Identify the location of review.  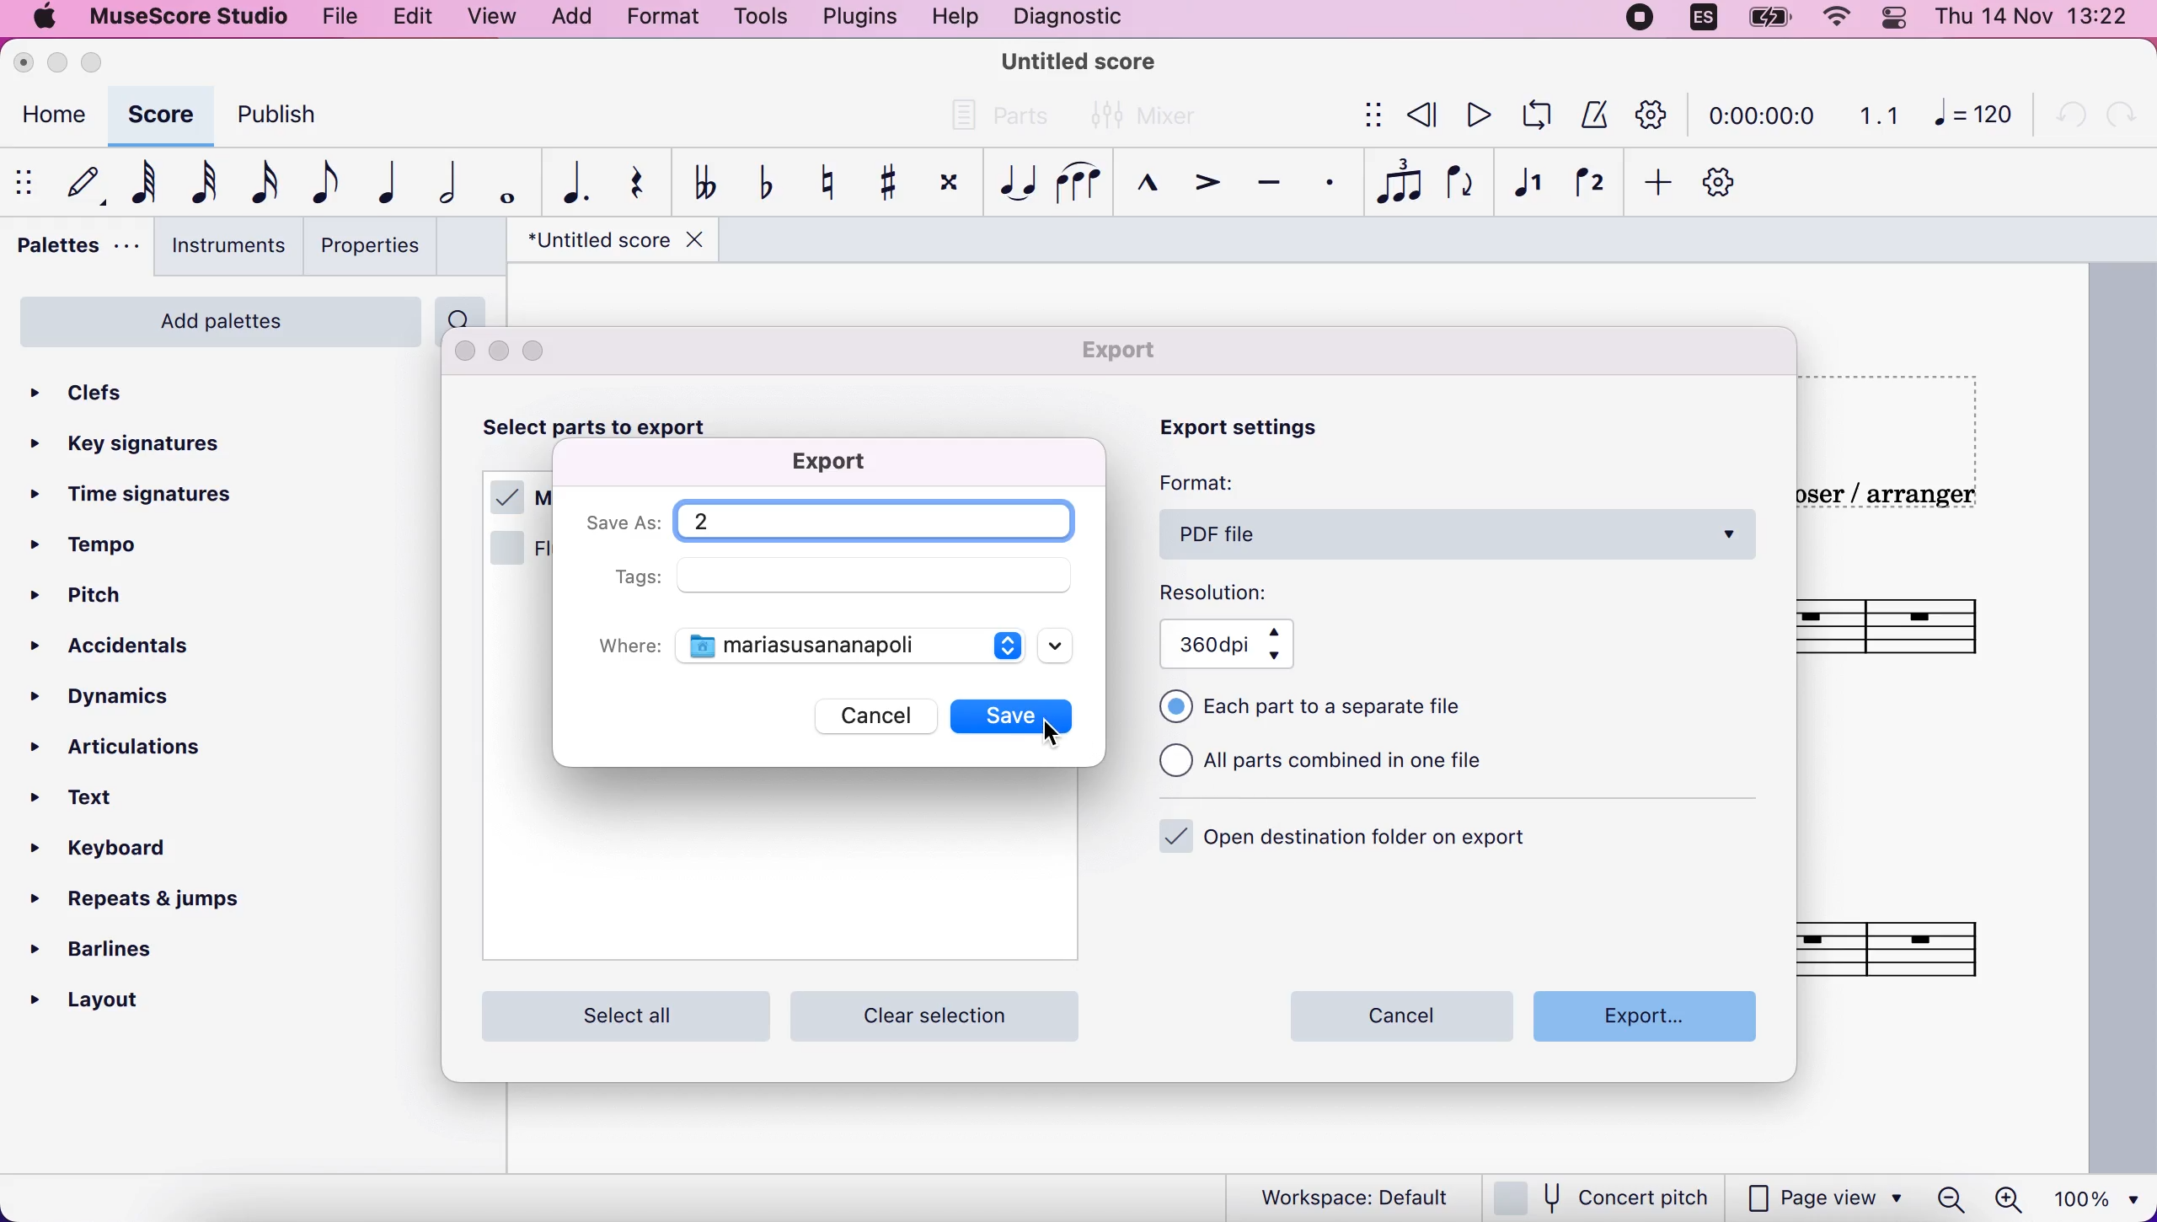
(1420, 117).